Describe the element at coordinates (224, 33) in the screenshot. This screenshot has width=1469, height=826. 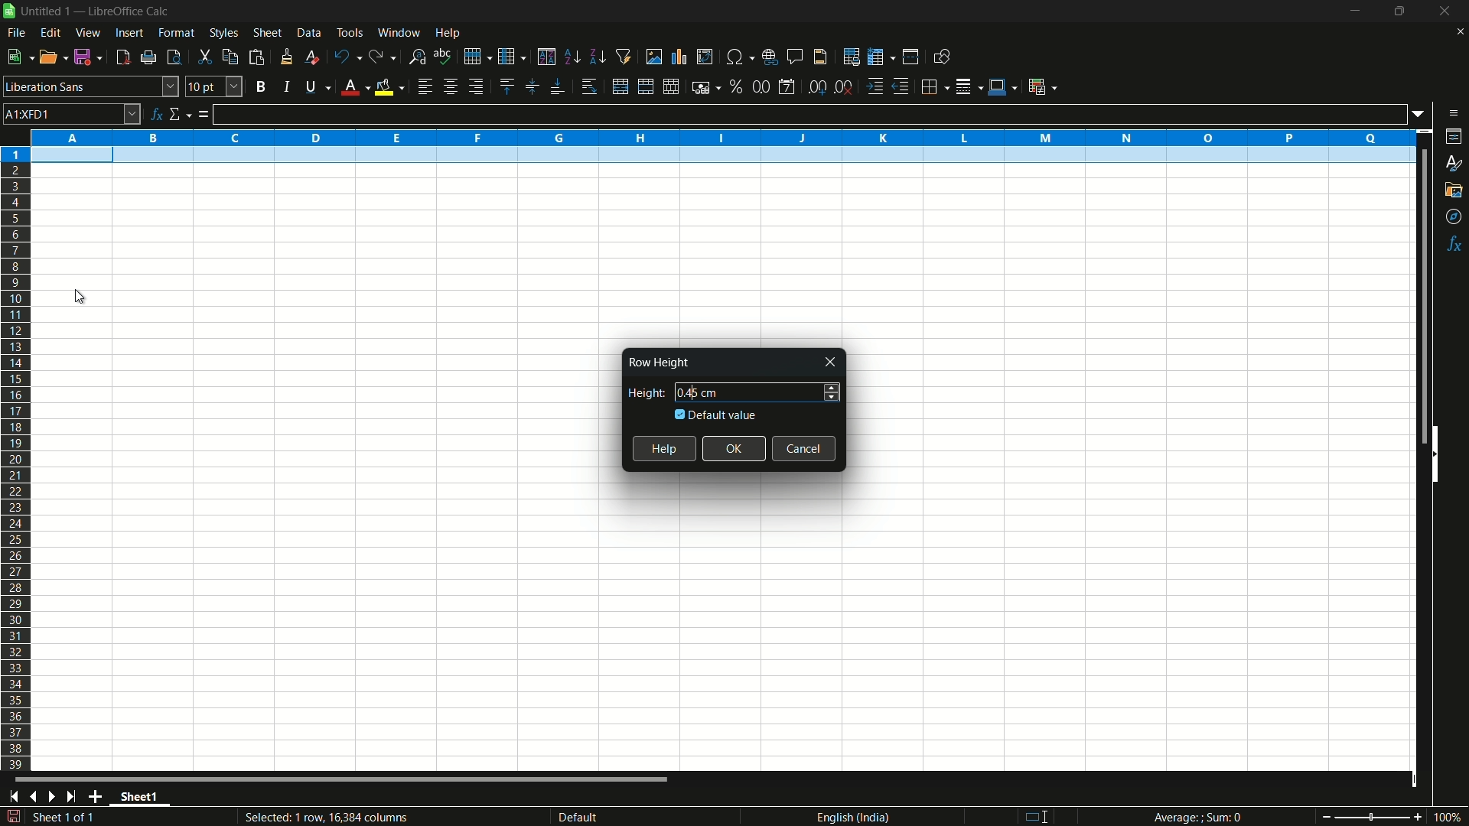
I see `styles menu` at that location.